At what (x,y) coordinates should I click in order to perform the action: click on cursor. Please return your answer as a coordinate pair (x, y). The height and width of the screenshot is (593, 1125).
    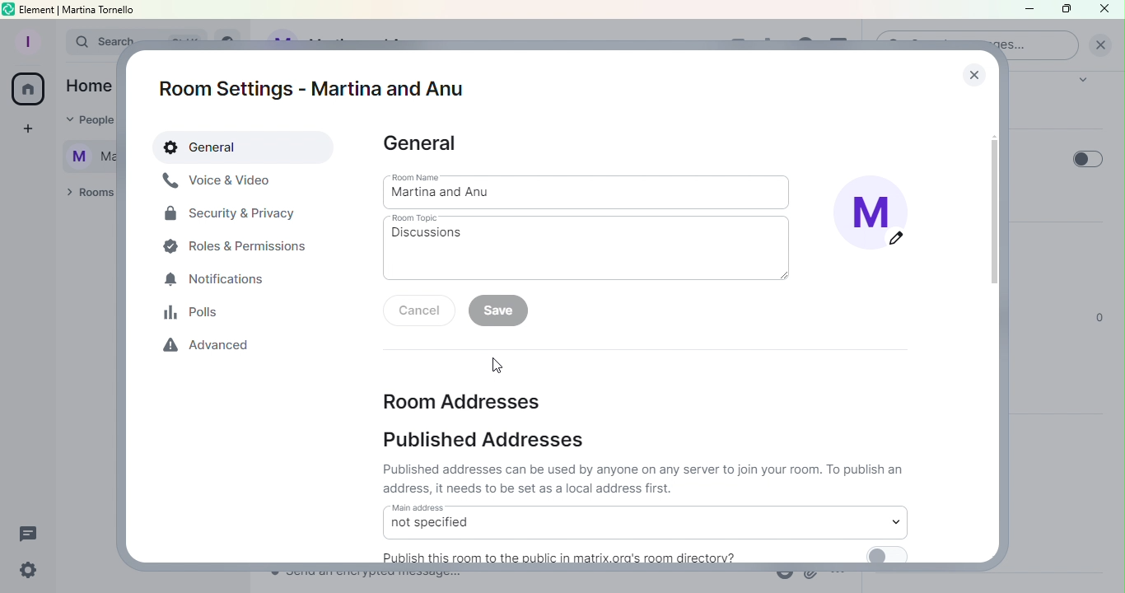
    Looking at the image, I should click on (497, 366).